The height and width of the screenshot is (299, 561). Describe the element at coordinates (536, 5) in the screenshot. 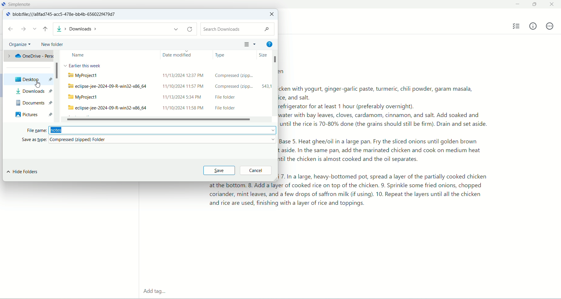

I see `maximize` at that location.